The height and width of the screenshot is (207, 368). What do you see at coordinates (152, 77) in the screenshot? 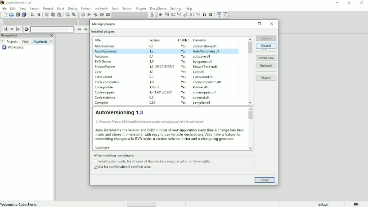
I see `0.3` at bounding box center [152, 77].